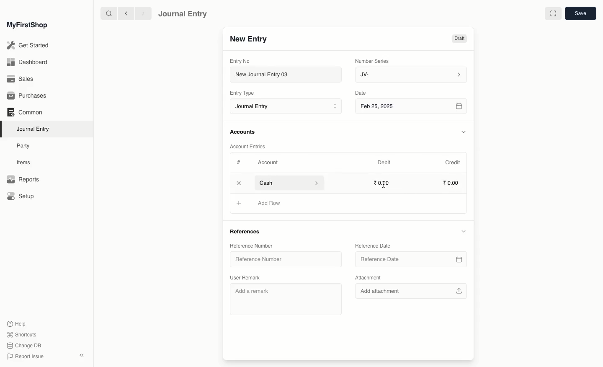  What do you see at coordinates (247, 231) in the screenshot?
I see `References` at bounding box center [247, 231].